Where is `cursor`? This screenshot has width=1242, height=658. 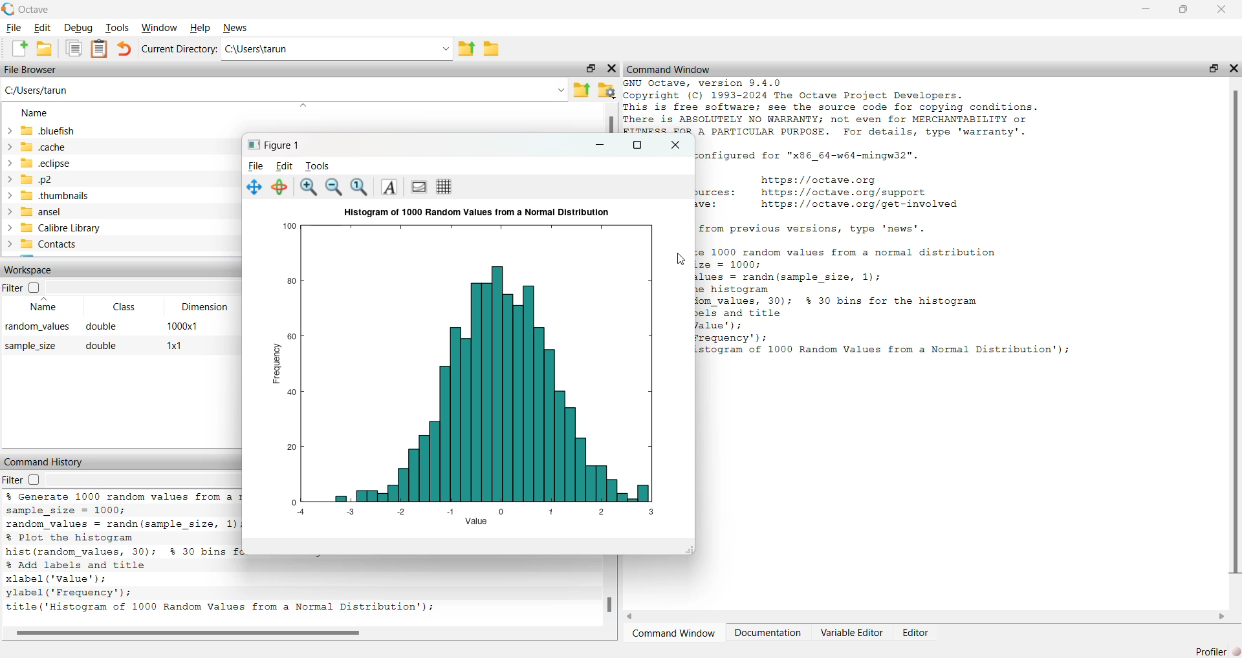 cursor is located at coordinates (680, 259).